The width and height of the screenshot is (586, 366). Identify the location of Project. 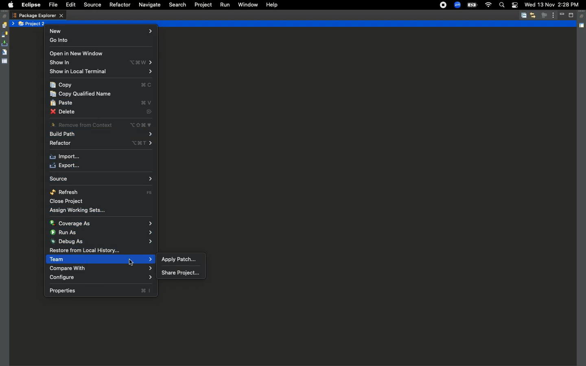
(201, 5).